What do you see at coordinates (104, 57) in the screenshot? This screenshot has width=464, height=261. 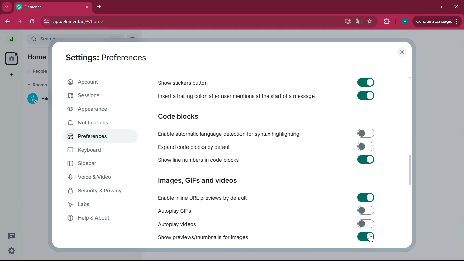 I see `Settings : Preferences` at bounding box center [104, 57].